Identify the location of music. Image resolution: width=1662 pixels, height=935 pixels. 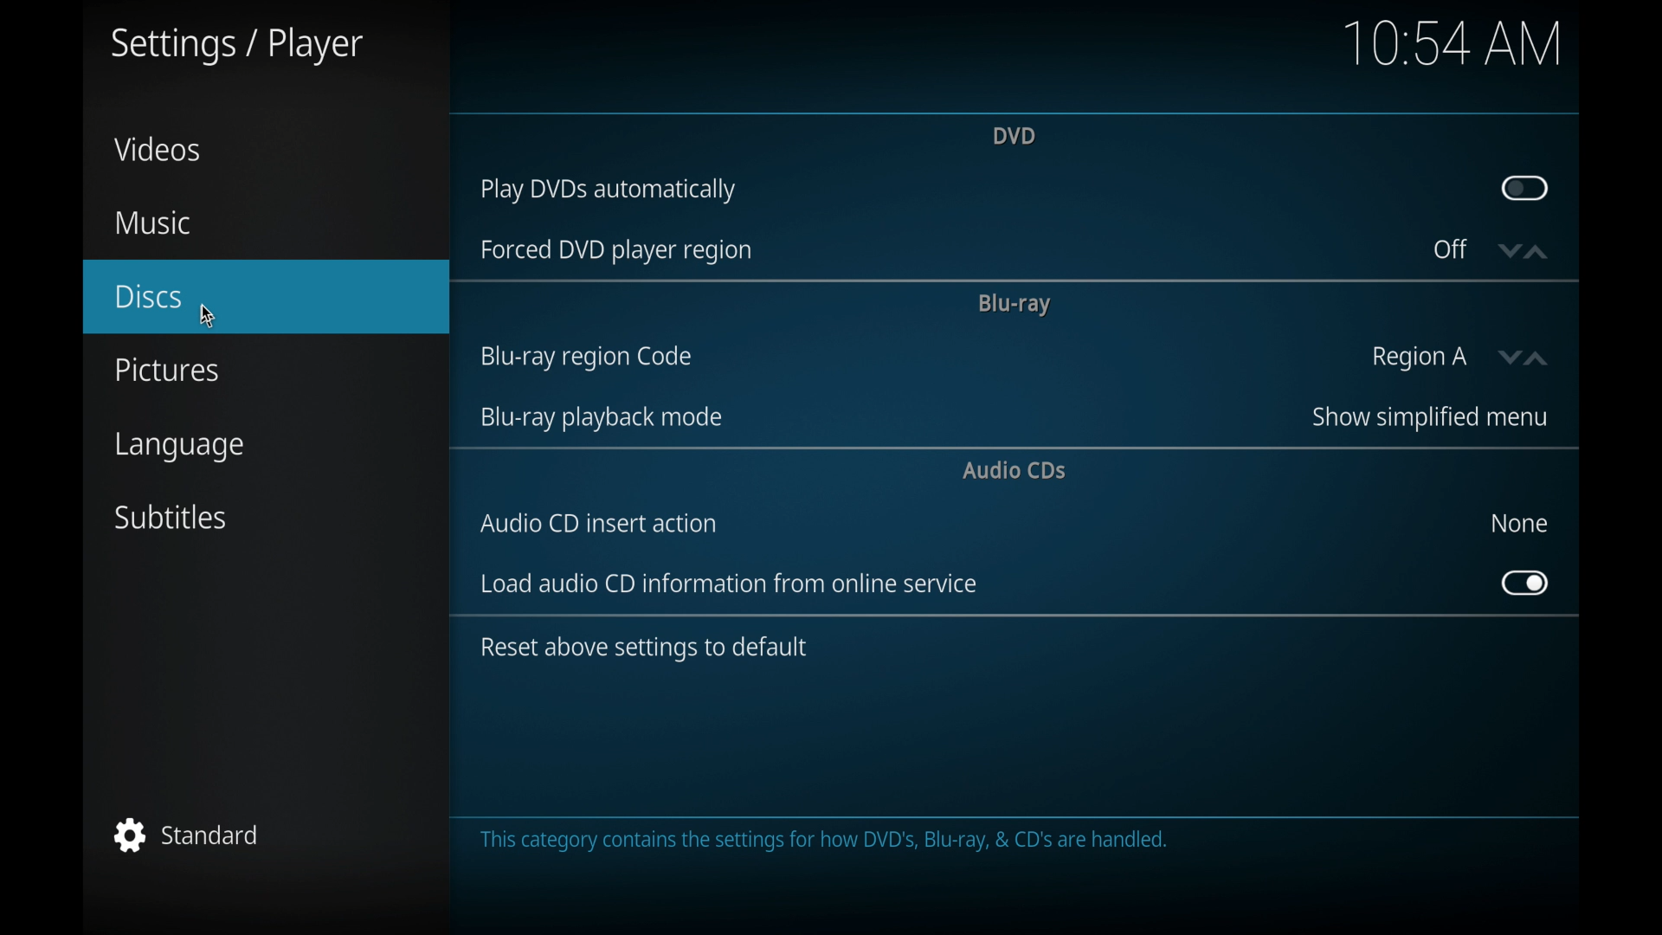
(151, 223).